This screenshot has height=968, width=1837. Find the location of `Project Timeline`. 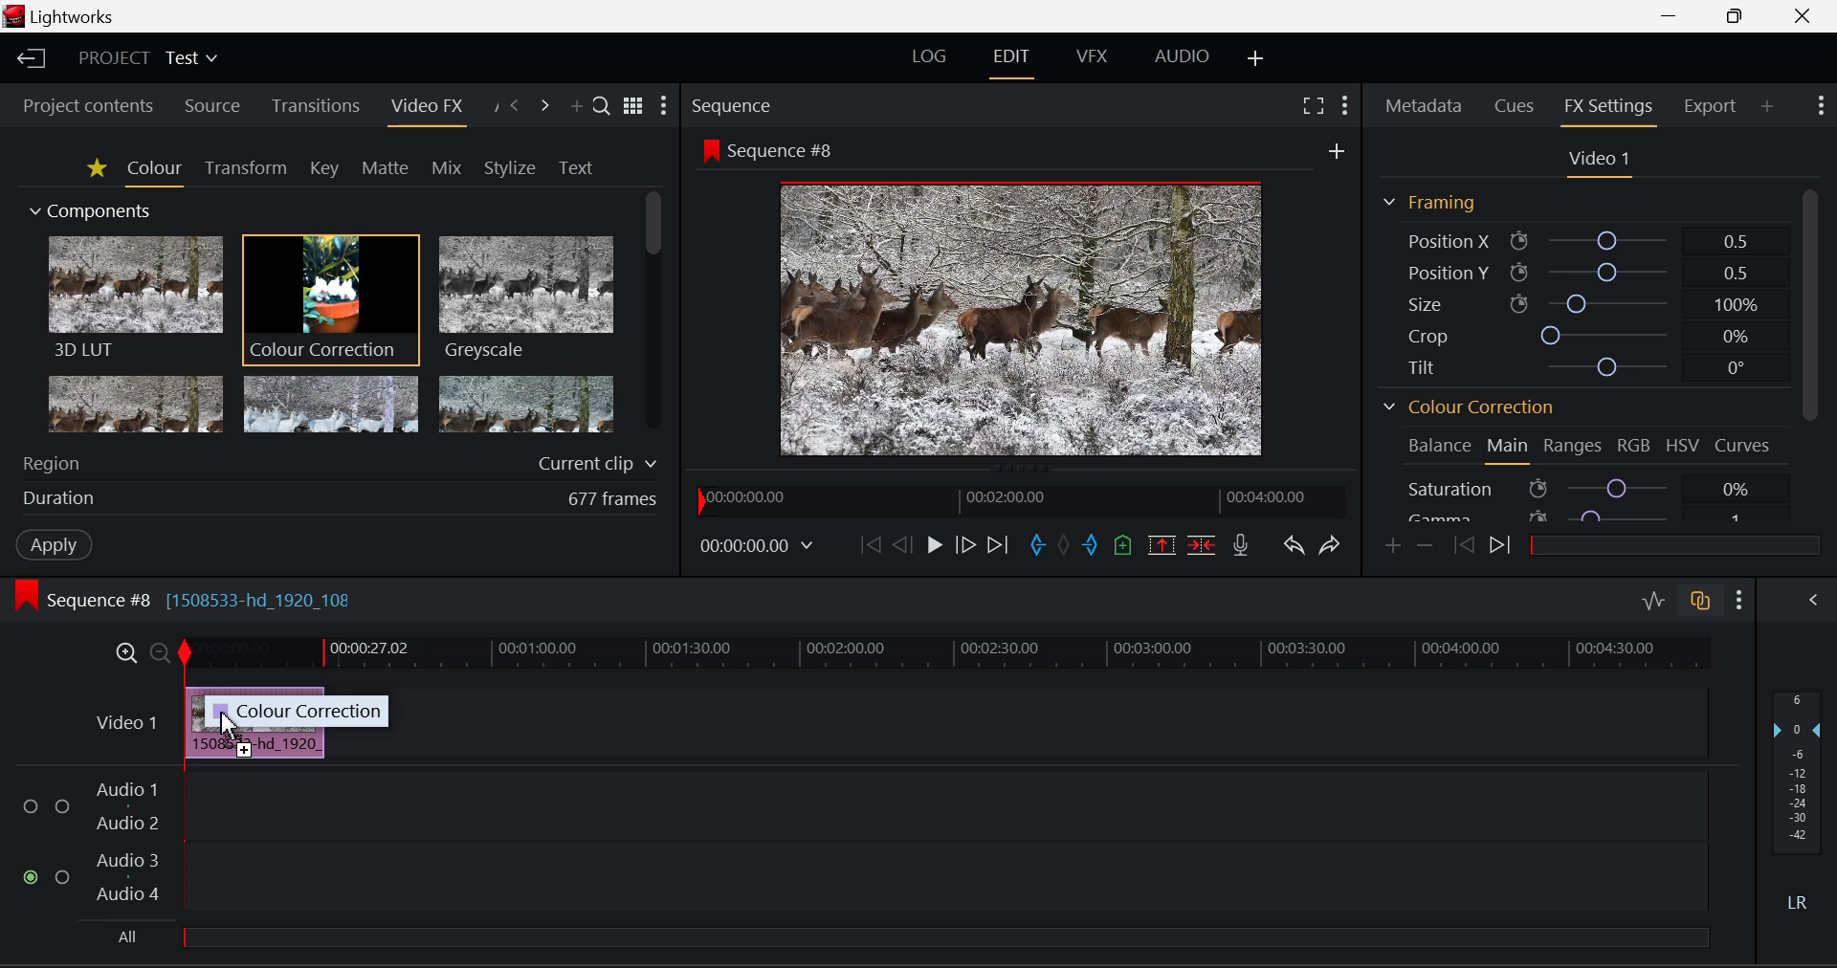

Project Timeline is located at coordinates (941, 655).